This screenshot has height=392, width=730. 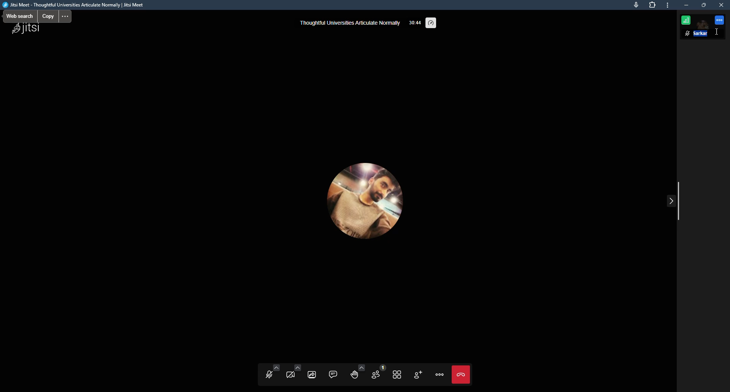 What do you see at coordinates (50, 17) in the screenshot?
I see `copy` at bounding box center [50, 17].